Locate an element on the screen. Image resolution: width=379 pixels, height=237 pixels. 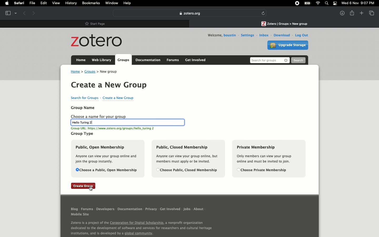
Choose a name for your group is located at coordinates (99, 116).